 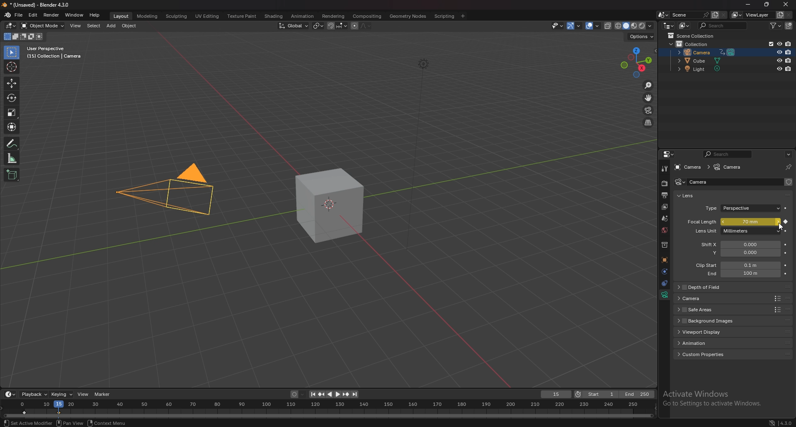 I want to click on search, so click(x=723, y=25).